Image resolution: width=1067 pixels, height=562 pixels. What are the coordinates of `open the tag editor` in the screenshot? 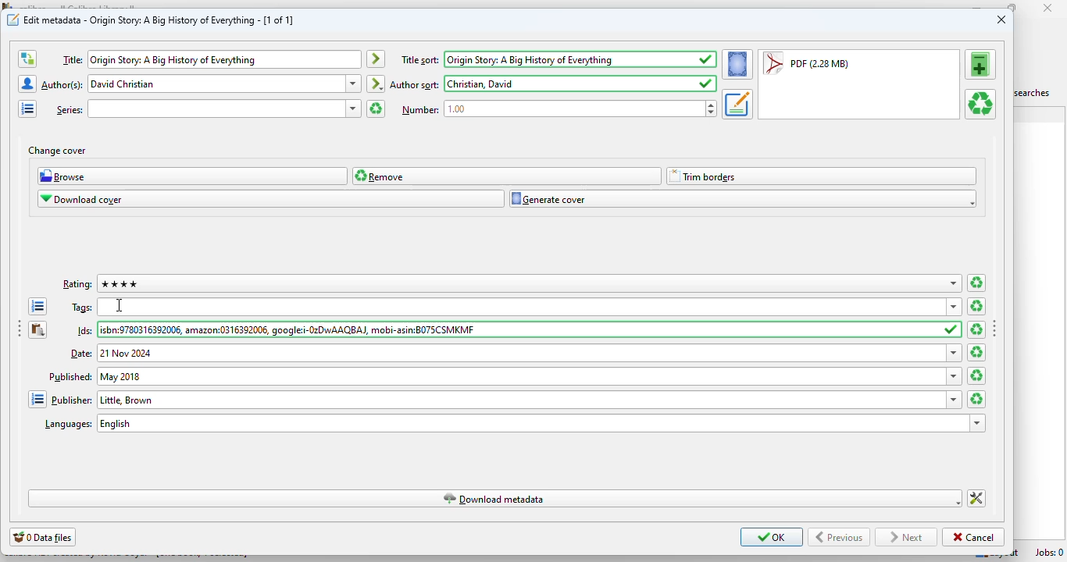 It's located at (37, 307).